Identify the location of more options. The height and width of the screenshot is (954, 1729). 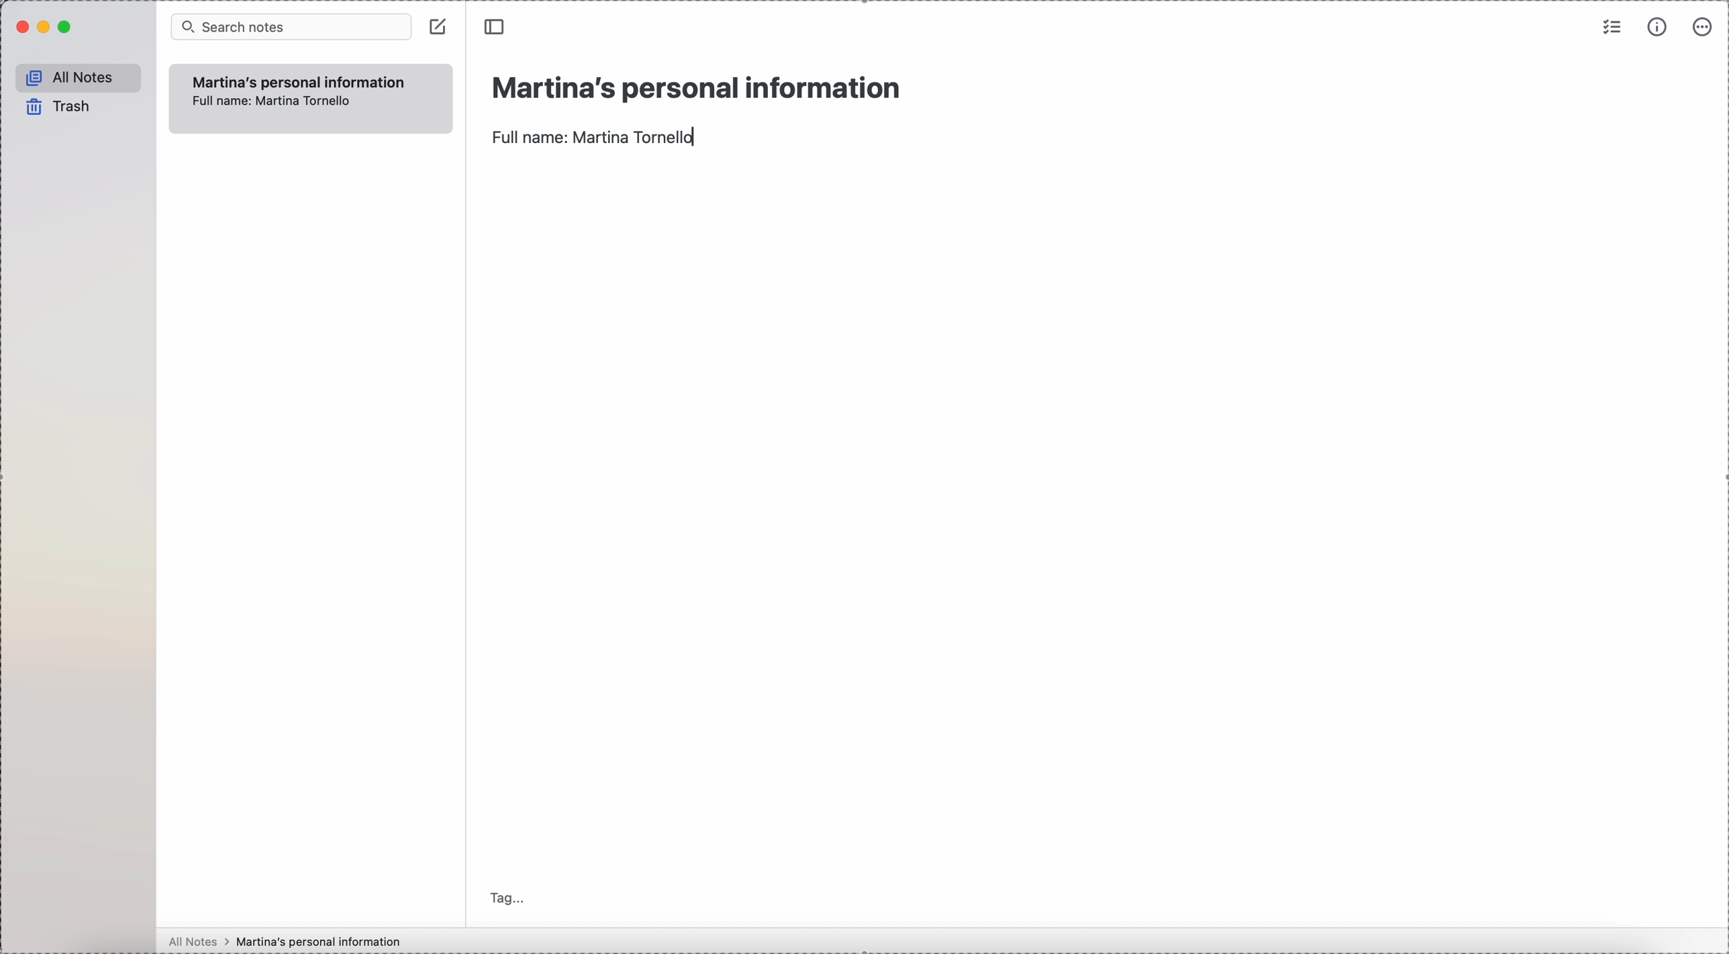
(1701, 28).